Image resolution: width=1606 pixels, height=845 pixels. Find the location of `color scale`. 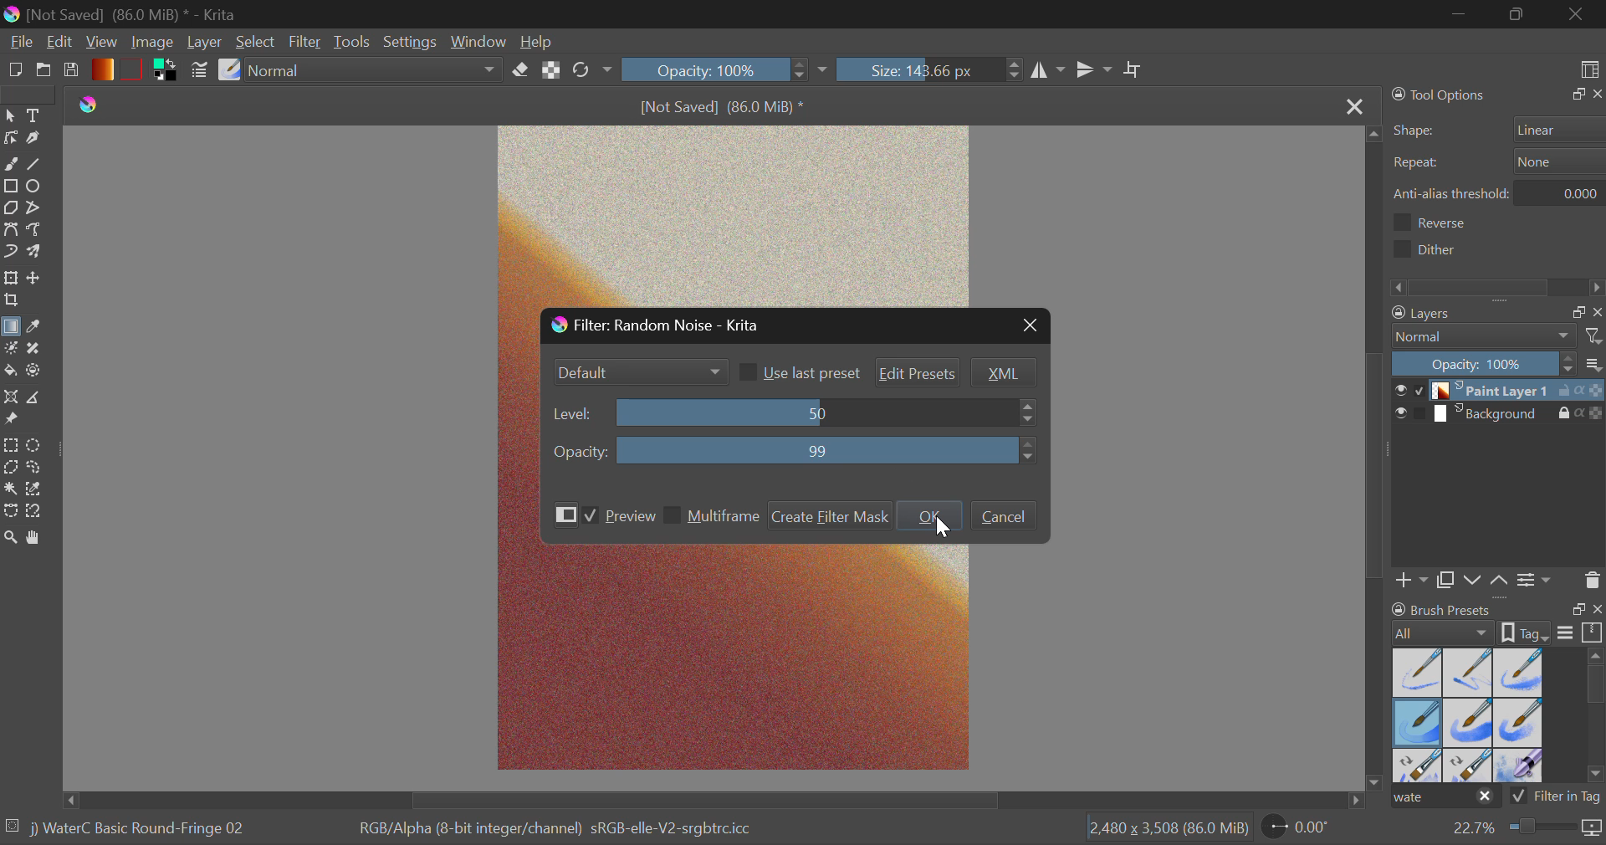

color scale is located at coordinates (1596, 416).